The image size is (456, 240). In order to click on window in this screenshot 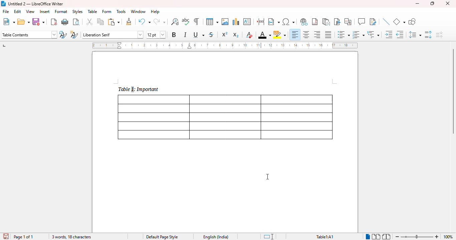, I will do `click(138, 11)`.